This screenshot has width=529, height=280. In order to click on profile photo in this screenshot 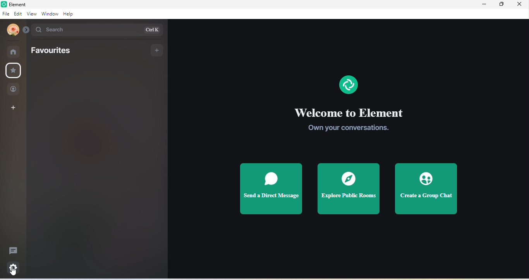, I will do `click(11, 31)`.